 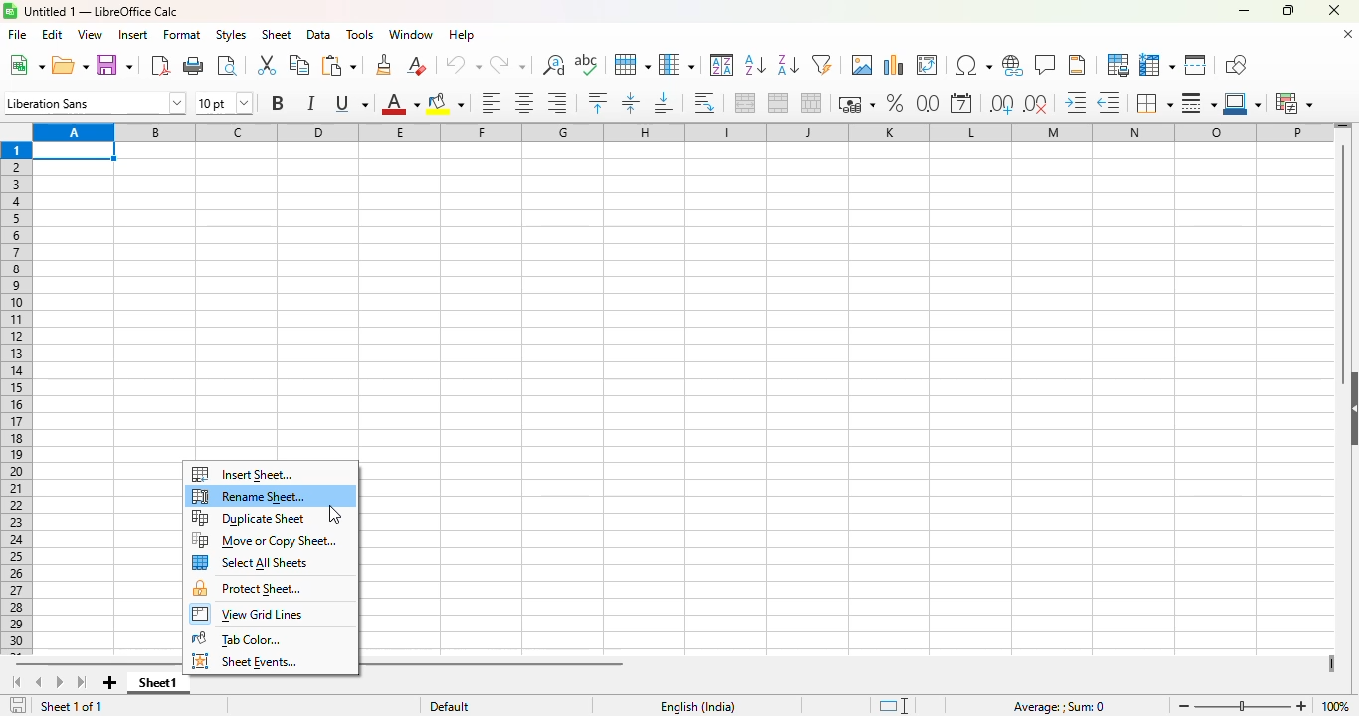 What do you see at coordinates (973, 66) in the screenshot?
I see `insert special characters` at bounding box center [973, 66].